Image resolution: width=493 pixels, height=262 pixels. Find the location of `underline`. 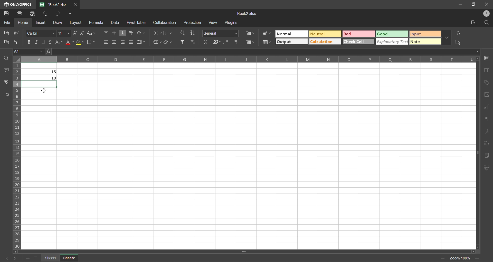

underline is located at coordinates (43, 41).